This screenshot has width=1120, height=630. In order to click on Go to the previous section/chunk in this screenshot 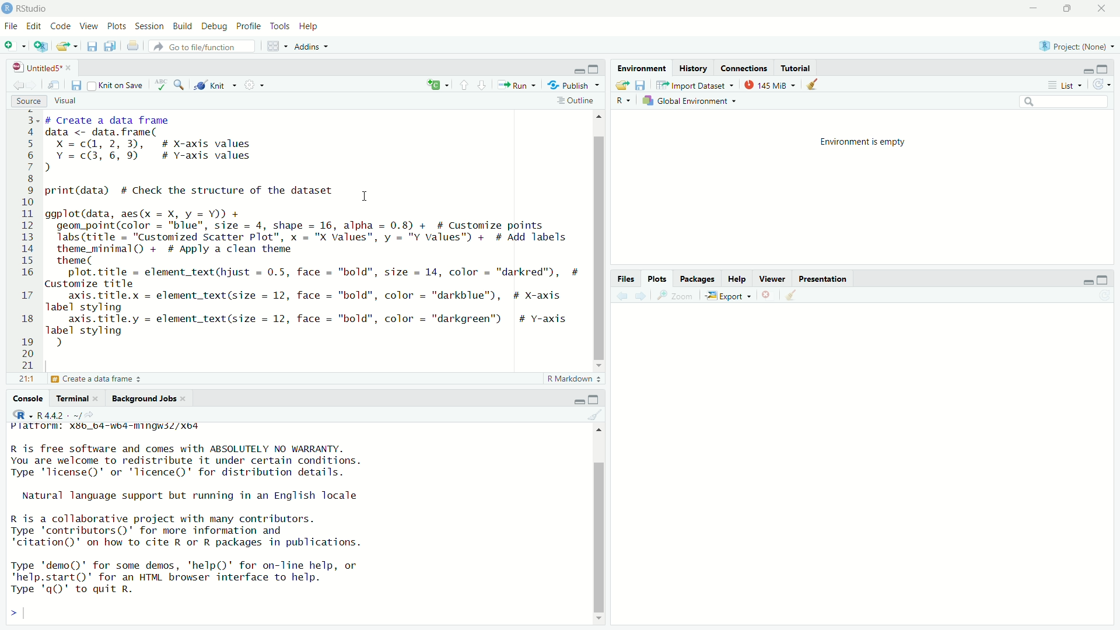, I will do `click(465, 85)`.